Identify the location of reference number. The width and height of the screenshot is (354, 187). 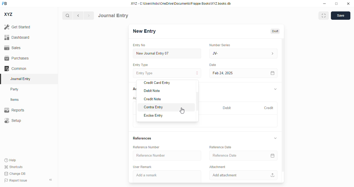
(167, 156).